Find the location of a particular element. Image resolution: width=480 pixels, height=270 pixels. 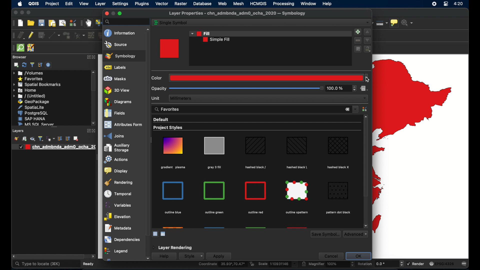

outline green is located at coordinates (214, 212).